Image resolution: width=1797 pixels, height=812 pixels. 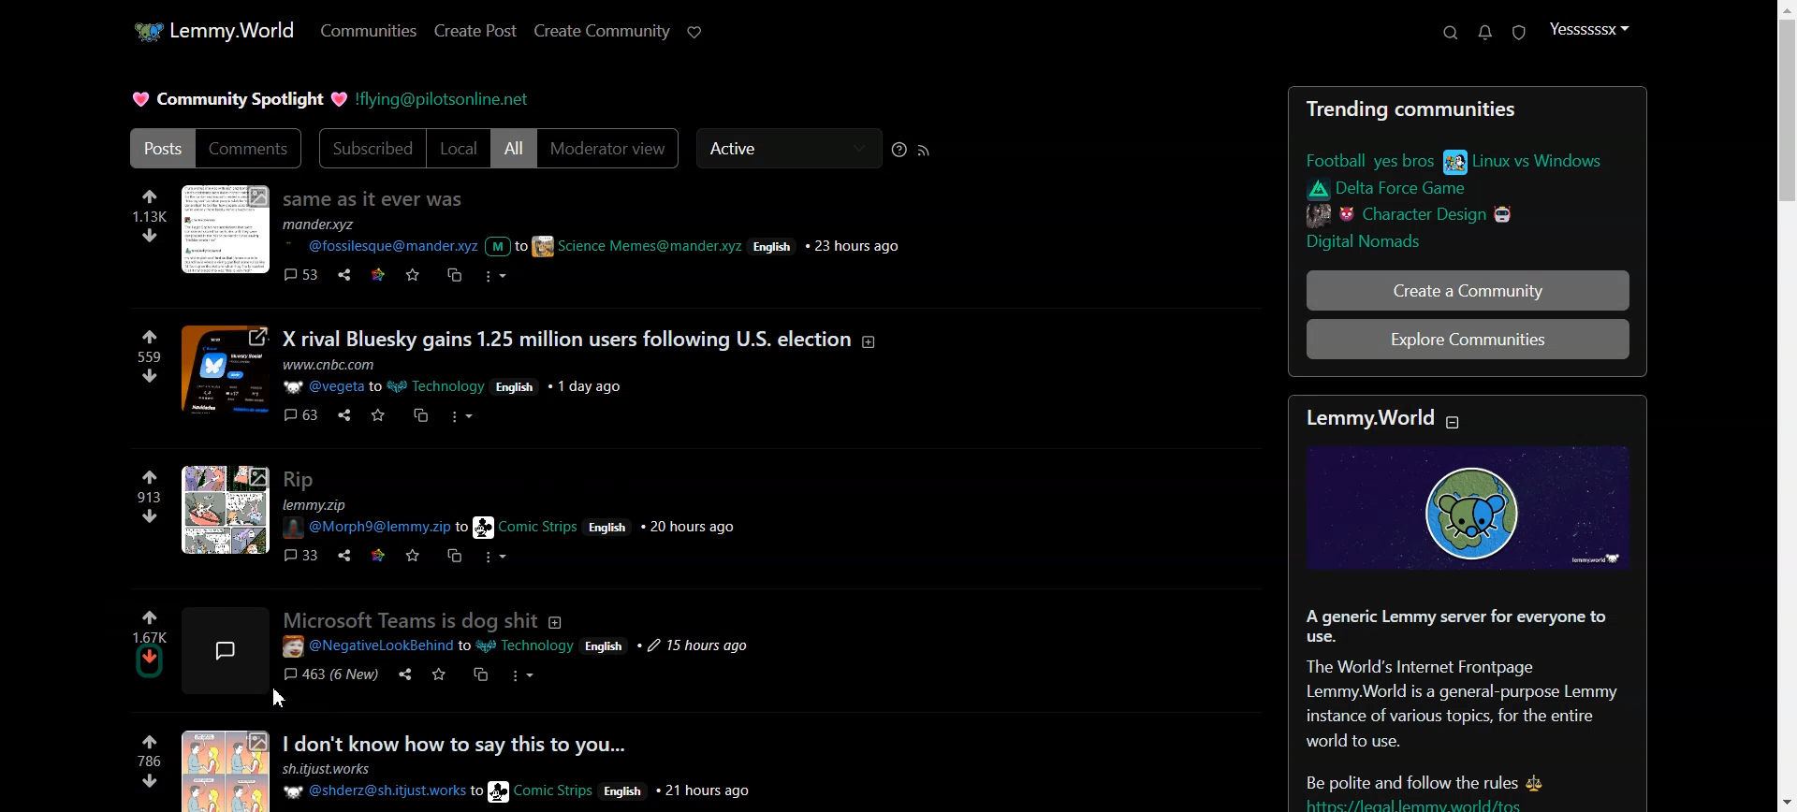 What do you see at coordinates (429, 619) in the screenshot?
I see `posts` at bounding box center [429, 619].